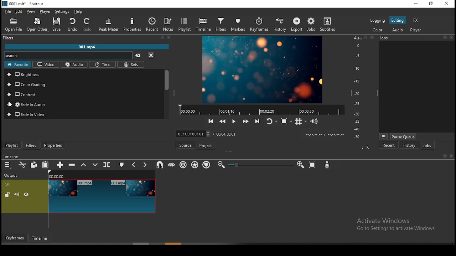 Image resolution: width=456 pixels, height=256 pixels. I want to click on timeframe, so click(40, 238).